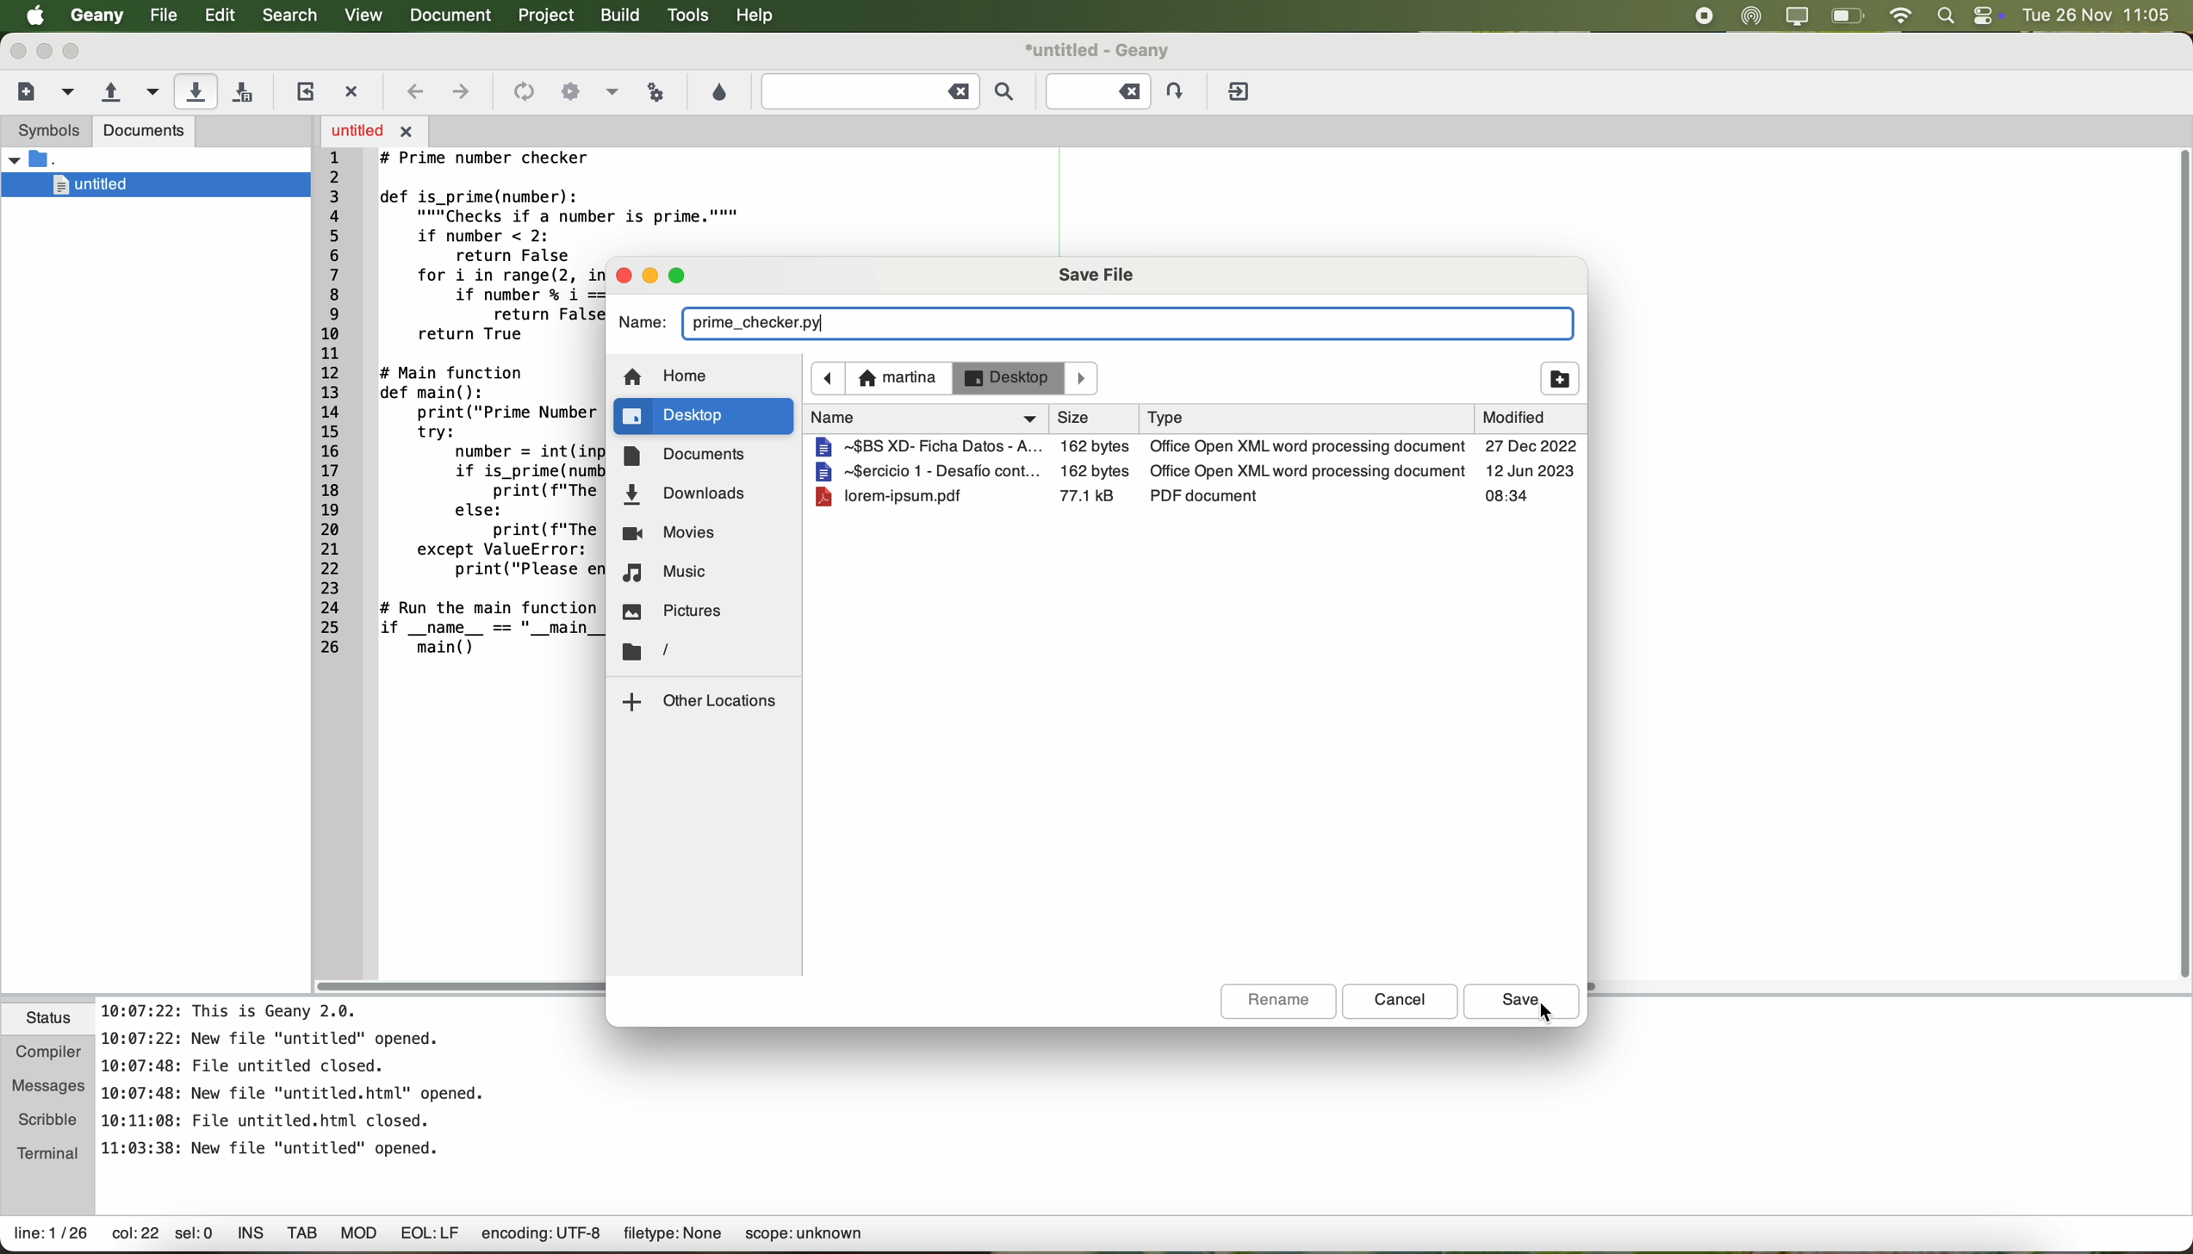 This screenshot has height=1254, width=2193. I want to click on view, so click(362, 16).